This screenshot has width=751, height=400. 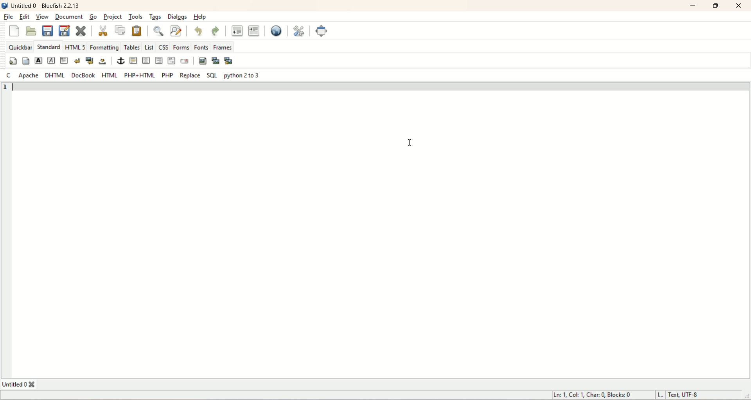 I want to click on body, so click(x=25, y=61).